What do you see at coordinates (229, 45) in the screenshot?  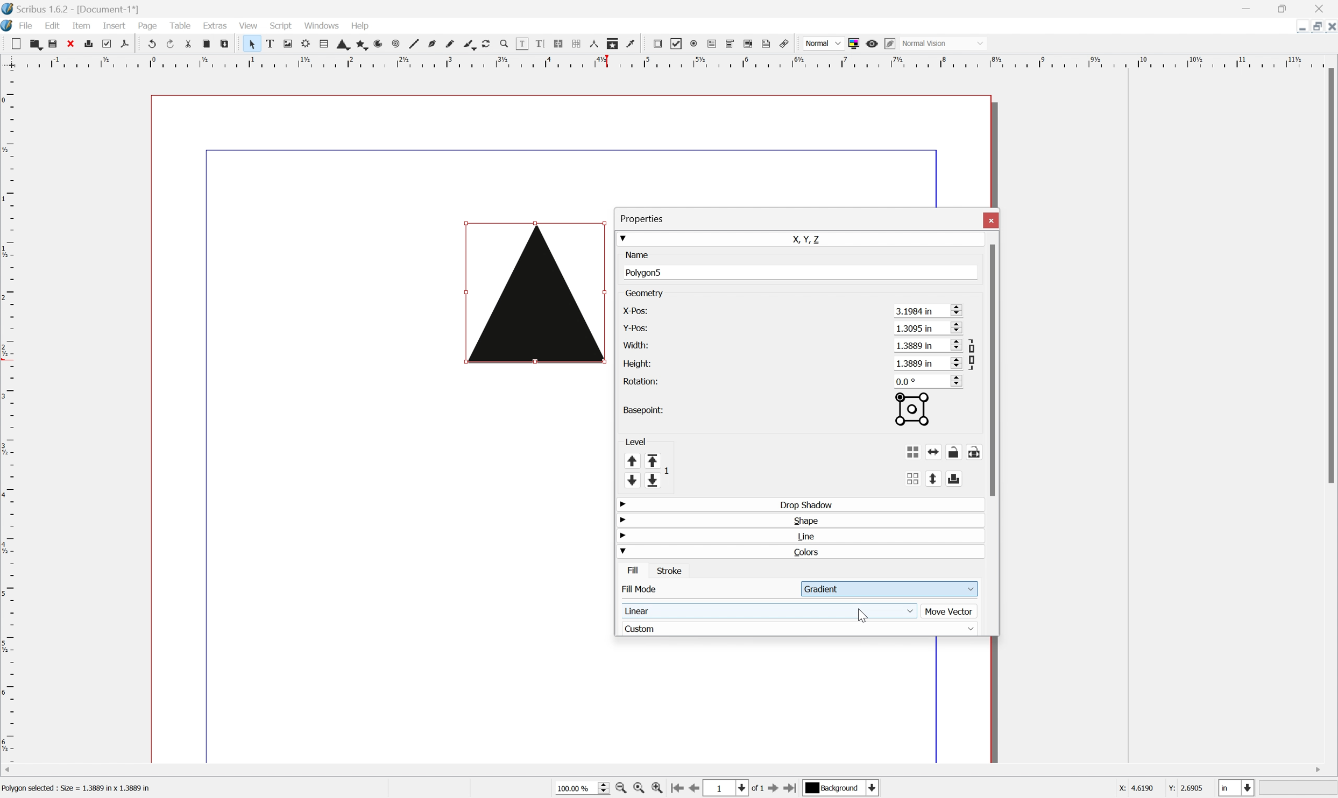 I see `Paste` at bounding box center [229, 45].